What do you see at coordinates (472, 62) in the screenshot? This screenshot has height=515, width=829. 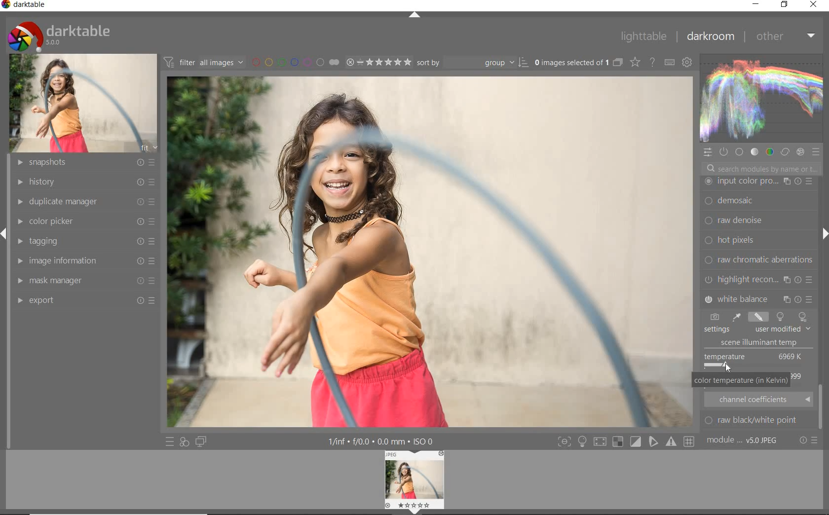 I see `sort` at bounding box center [472, 62].